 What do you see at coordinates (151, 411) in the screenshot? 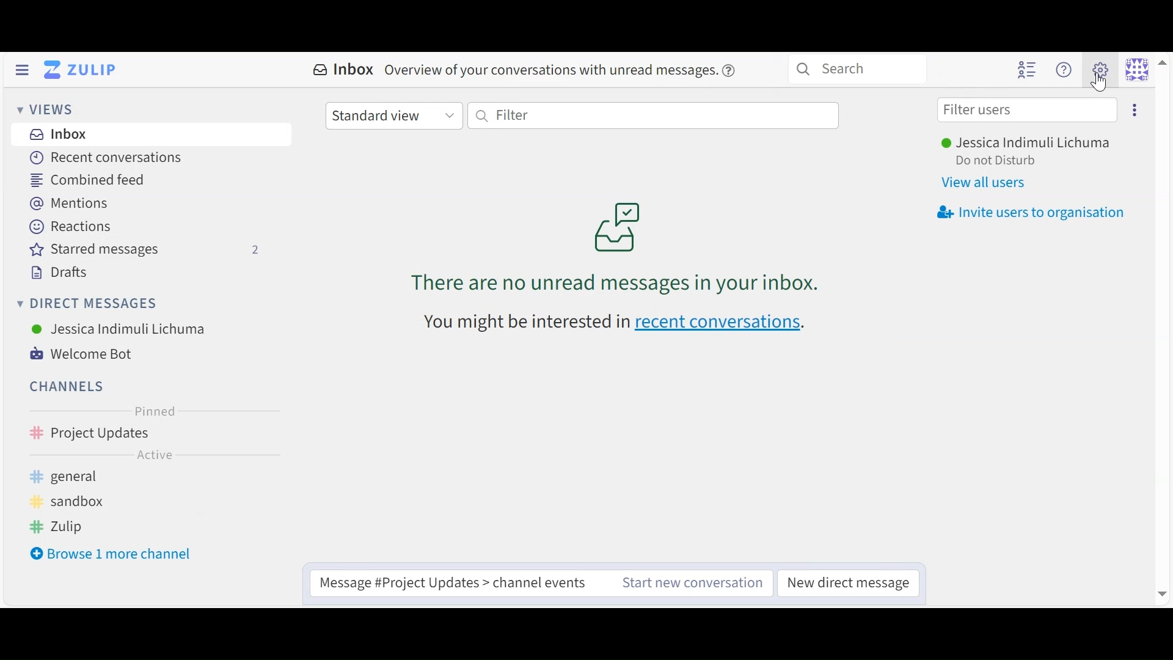
I see `Pinned Channel` at bounding box center [151, 411].